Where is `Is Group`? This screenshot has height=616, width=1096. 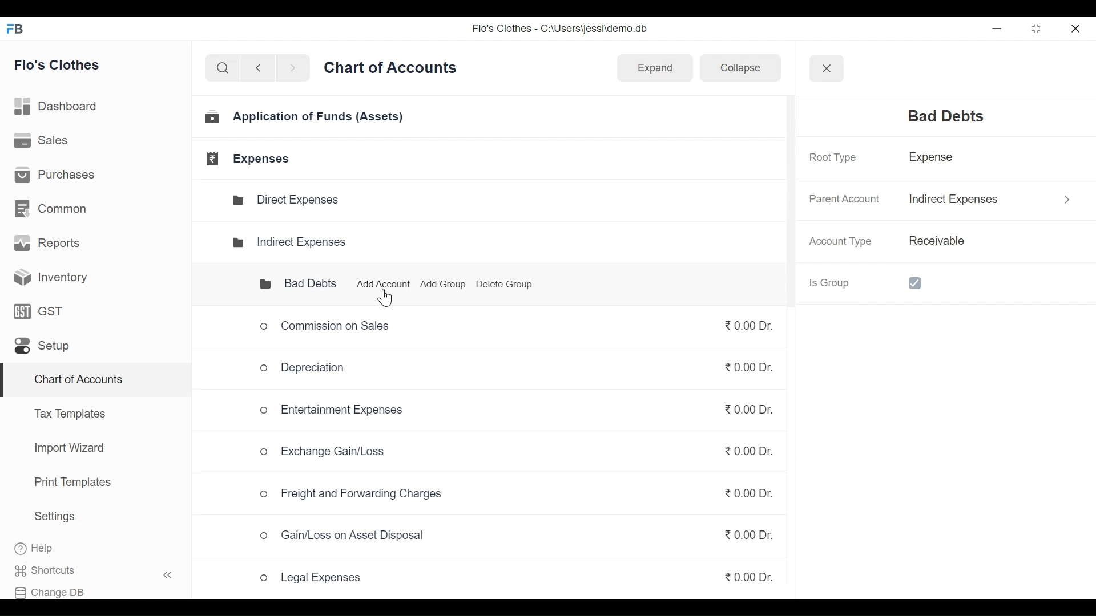
Is Group is located at coordinates (876, 282).